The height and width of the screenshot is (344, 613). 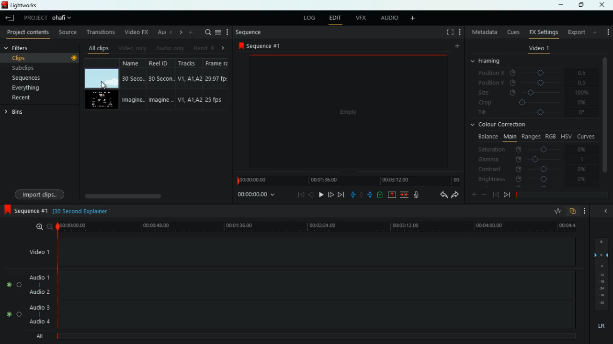 I want to click on fx settings, so click(x=543, y=32).